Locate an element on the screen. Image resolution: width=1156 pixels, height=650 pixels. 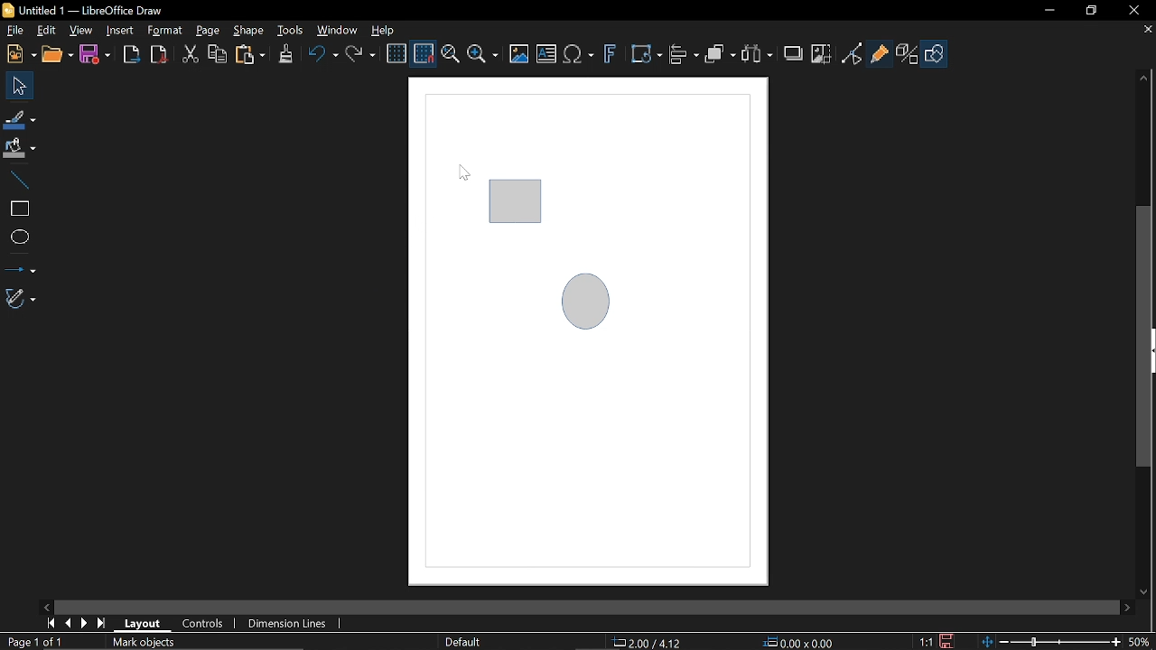
Toggle point of view is located at coordinates (852, 55).